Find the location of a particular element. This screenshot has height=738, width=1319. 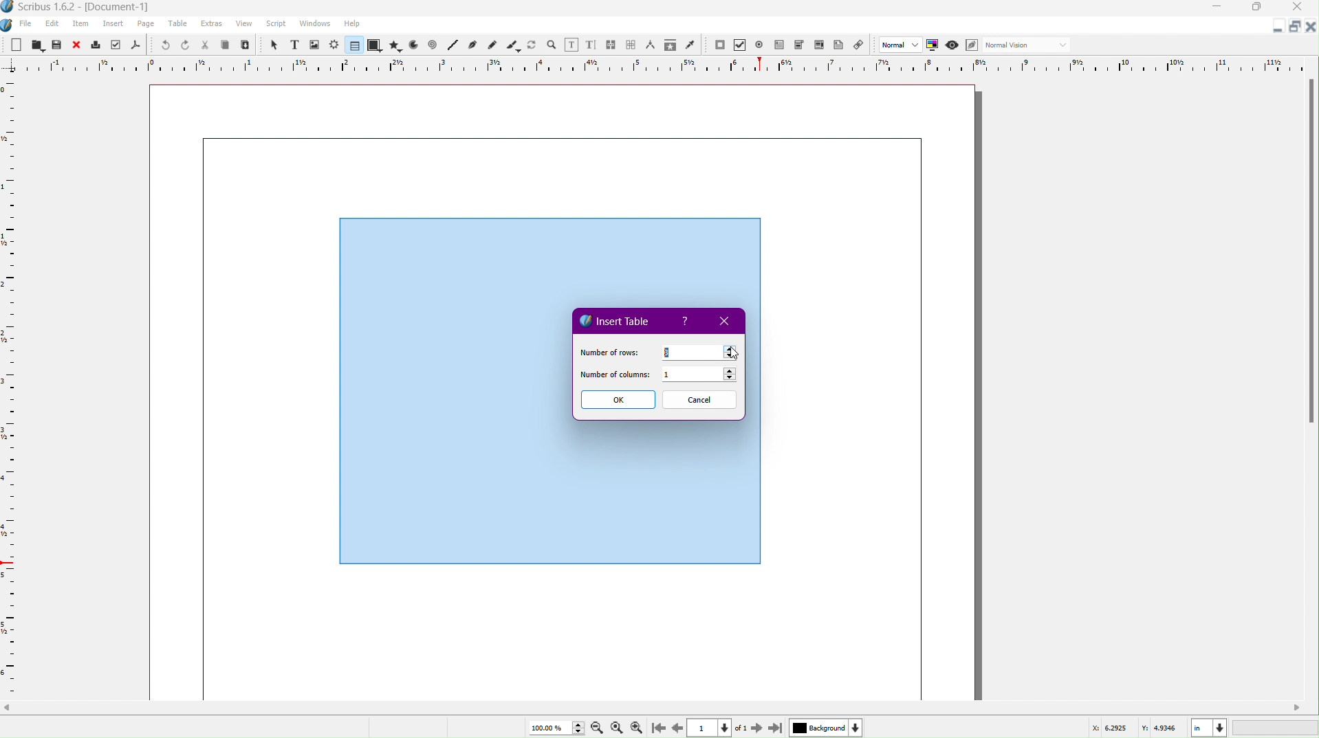

PDF Push Button is located at coordinates (719, 45).